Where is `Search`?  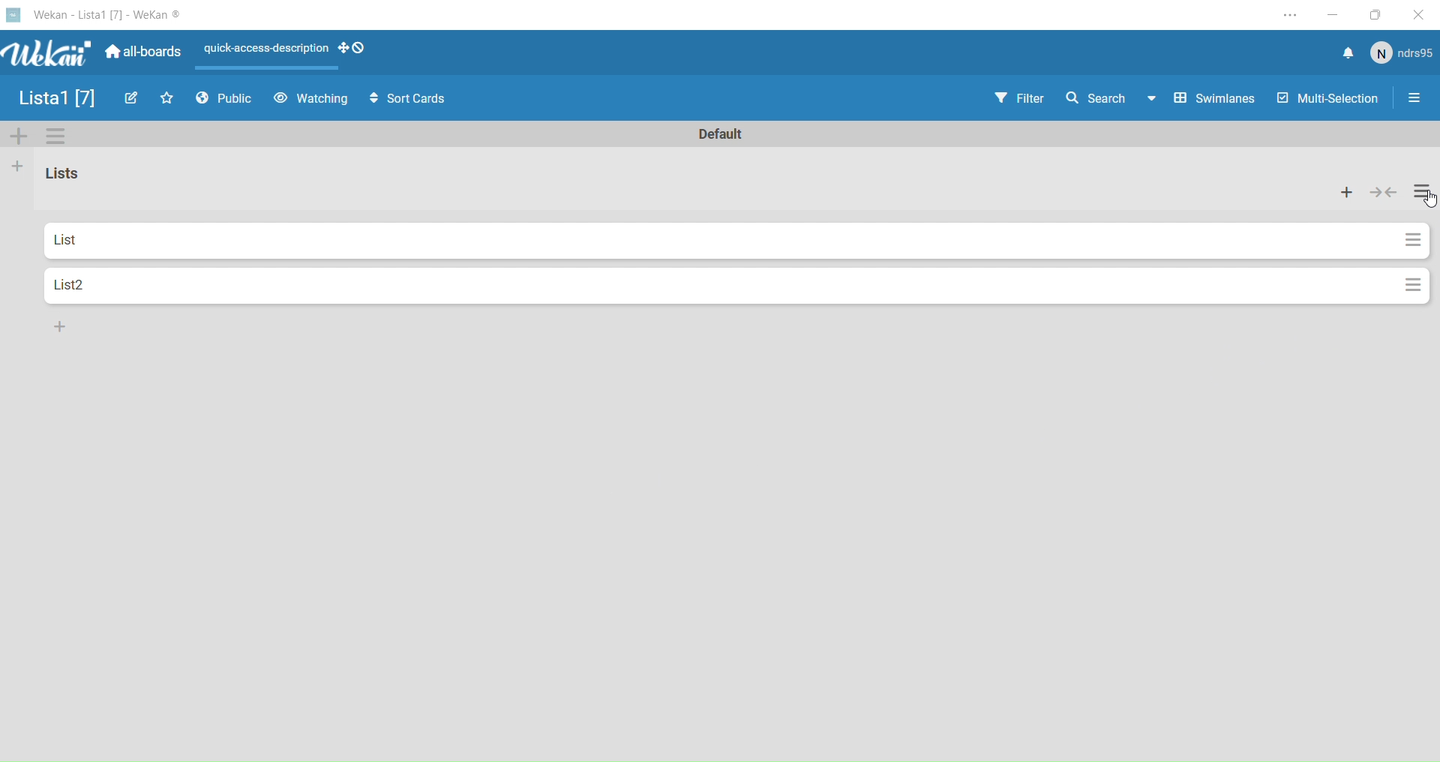
Search is located at coordinates (1093, 98).